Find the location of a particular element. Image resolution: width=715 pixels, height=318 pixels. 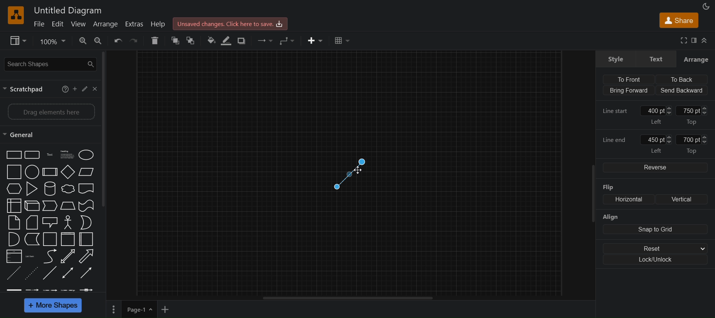

400 pt left is located at coordinates (658, 115).